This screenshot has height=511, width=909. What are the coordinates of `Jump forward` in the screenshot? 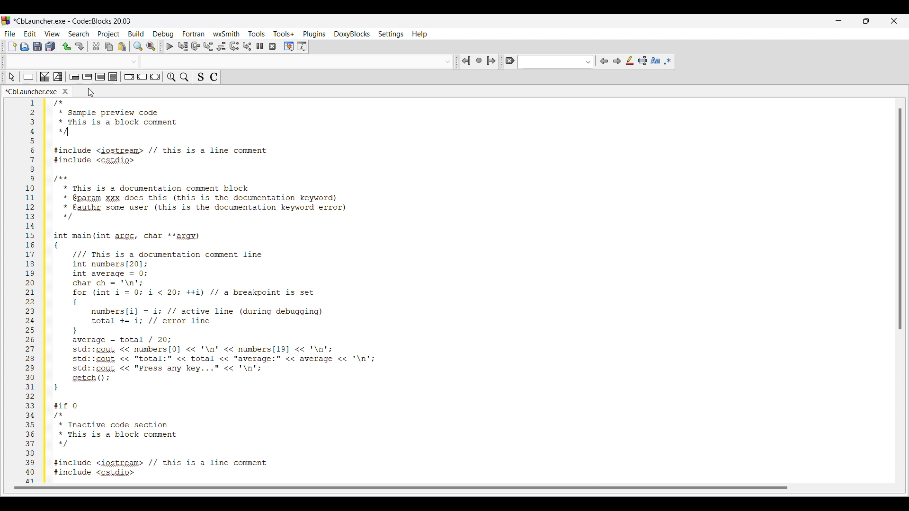 It's located at (491, 61).